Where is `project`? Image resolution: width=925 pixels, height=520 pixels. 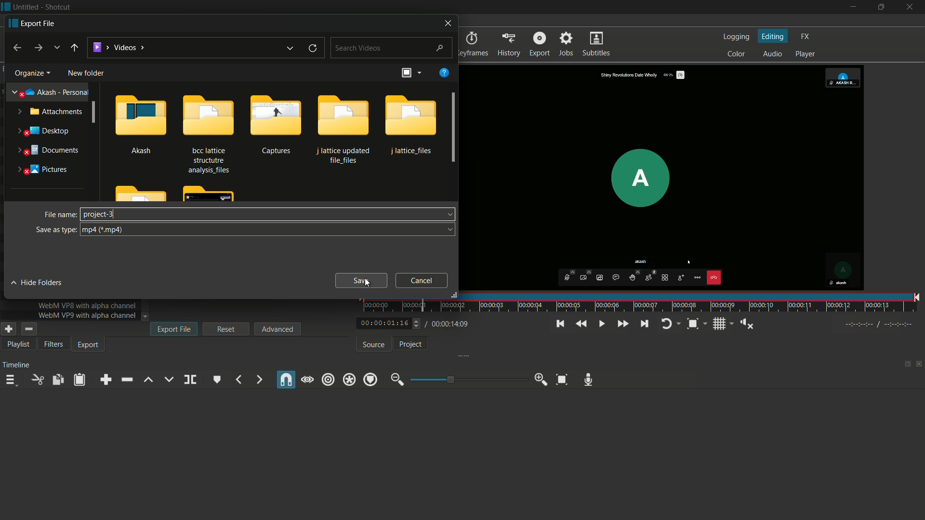
project is located at coordinates (410, 344).